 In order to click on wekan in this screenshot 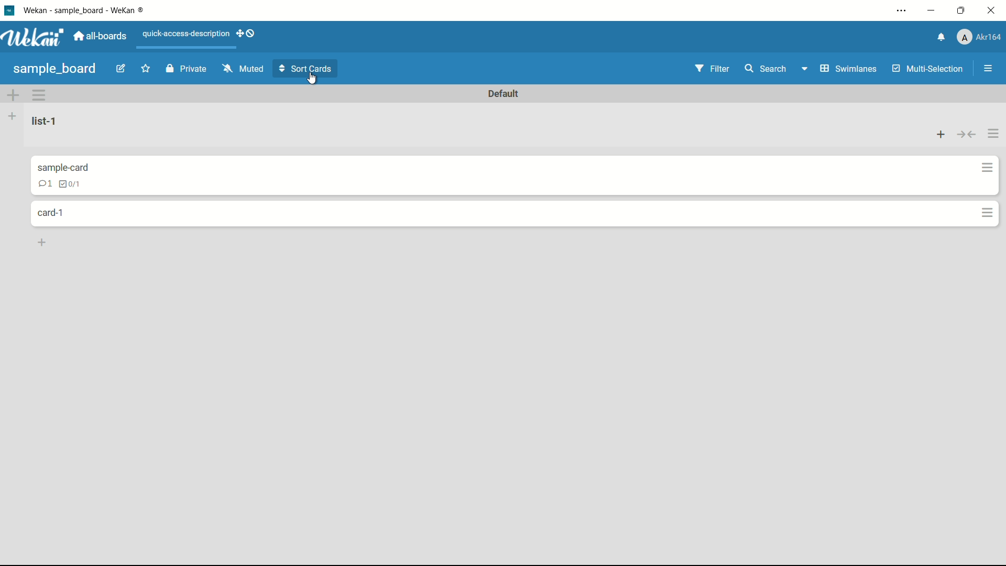, I will do `click(89, 11)`.